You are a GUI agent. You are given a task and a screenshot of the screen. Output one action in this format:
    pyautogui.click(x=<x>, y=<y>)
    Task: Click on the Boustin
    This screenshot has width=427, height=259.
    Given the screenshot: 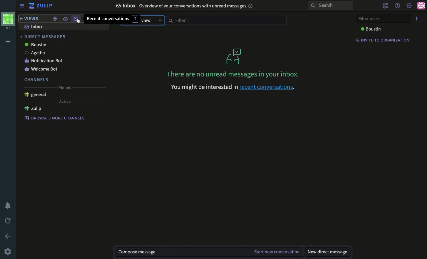 What is the action you would take?
    pyautogui.click(x=36, y=44)
    